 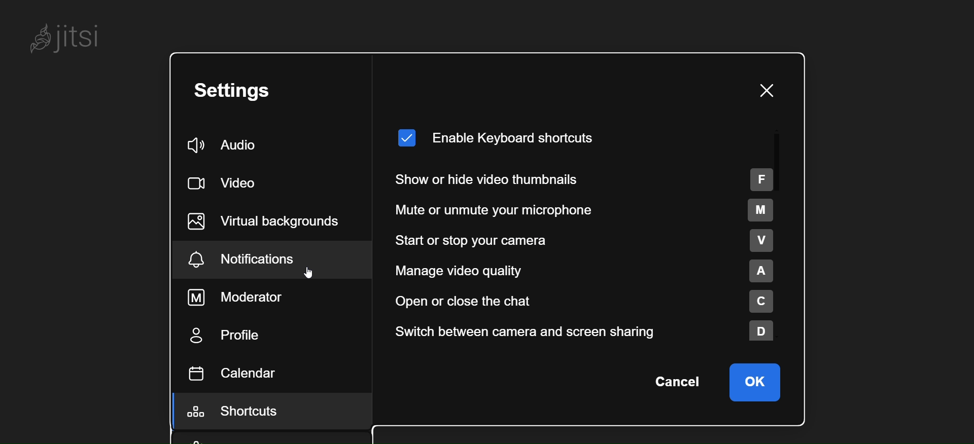 I want to click on show or hide video thumbnail, so click(x=583, y=177).